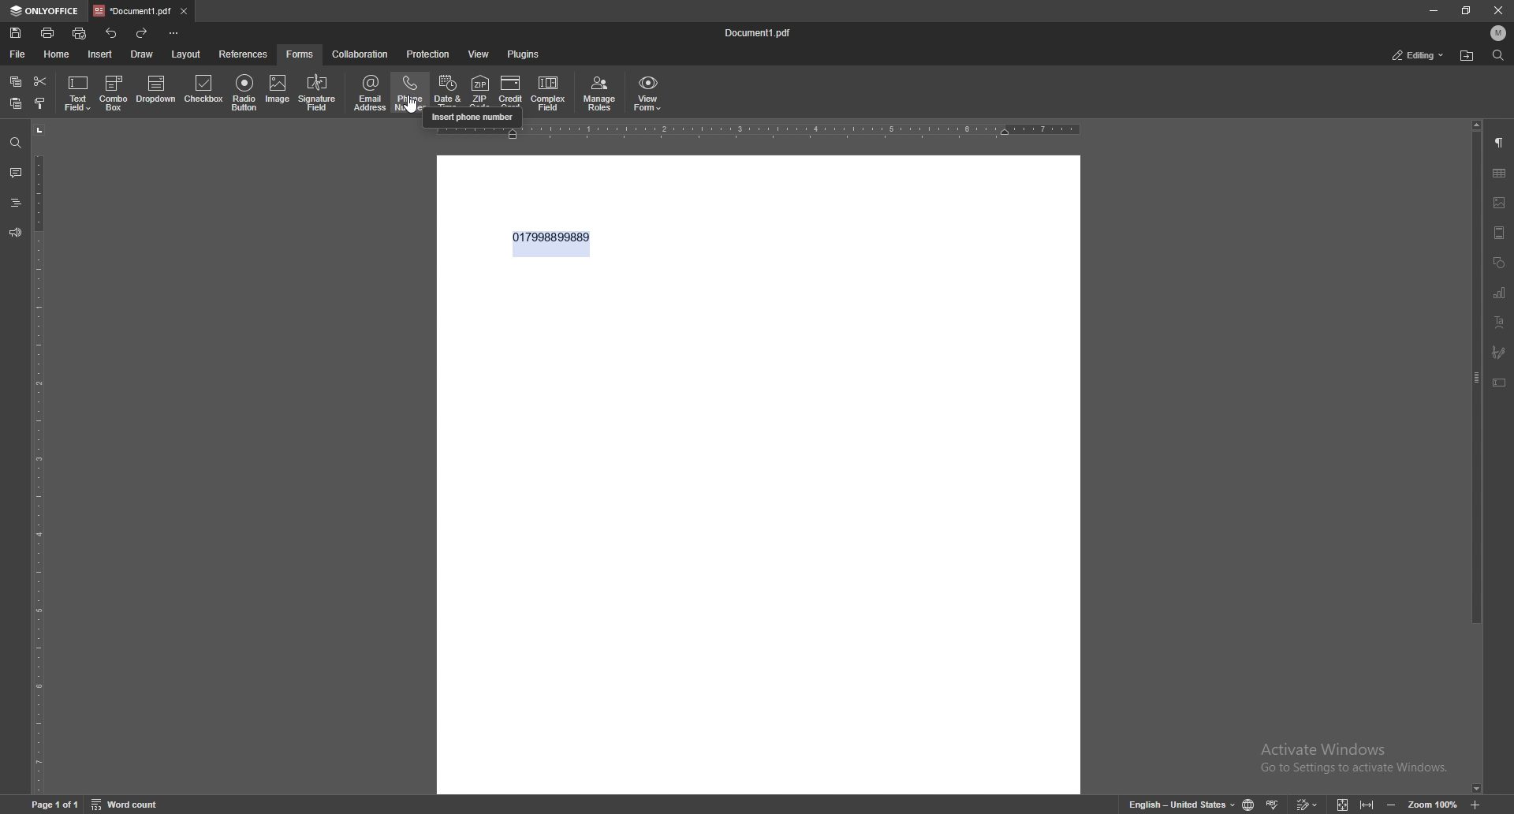  What do you see at coordinates (1392, 805) in the screenshot?
I see `zoom out` at bounding box center [1392, 805].